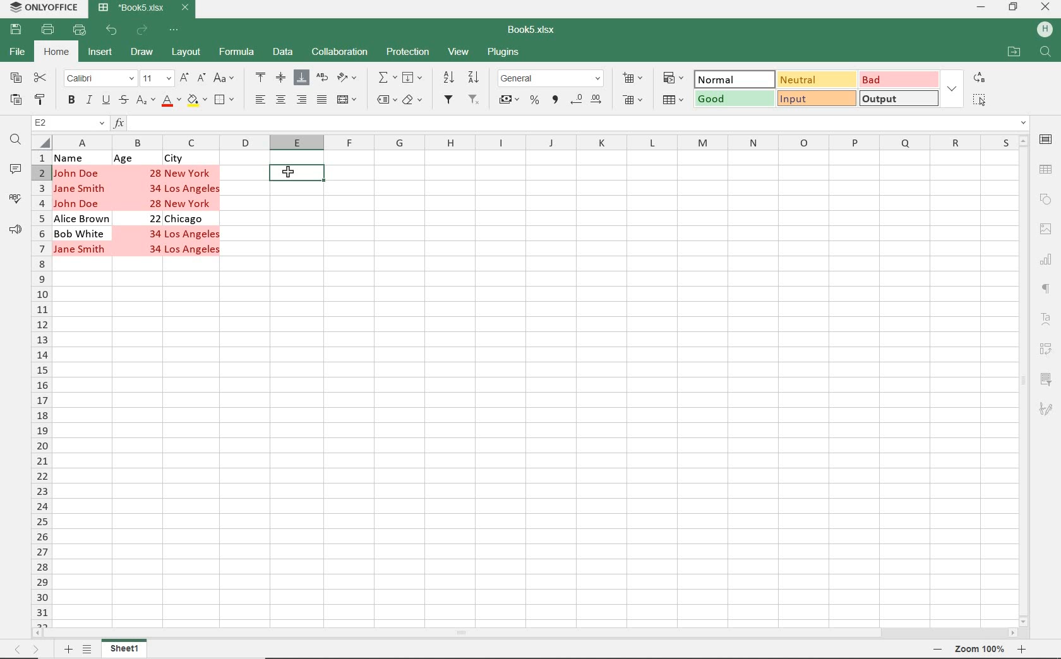  What do you see at coordinates (532, 27) in the screenshot?
I see `DOCUMENT NAME` at bounding box center [532, 27].